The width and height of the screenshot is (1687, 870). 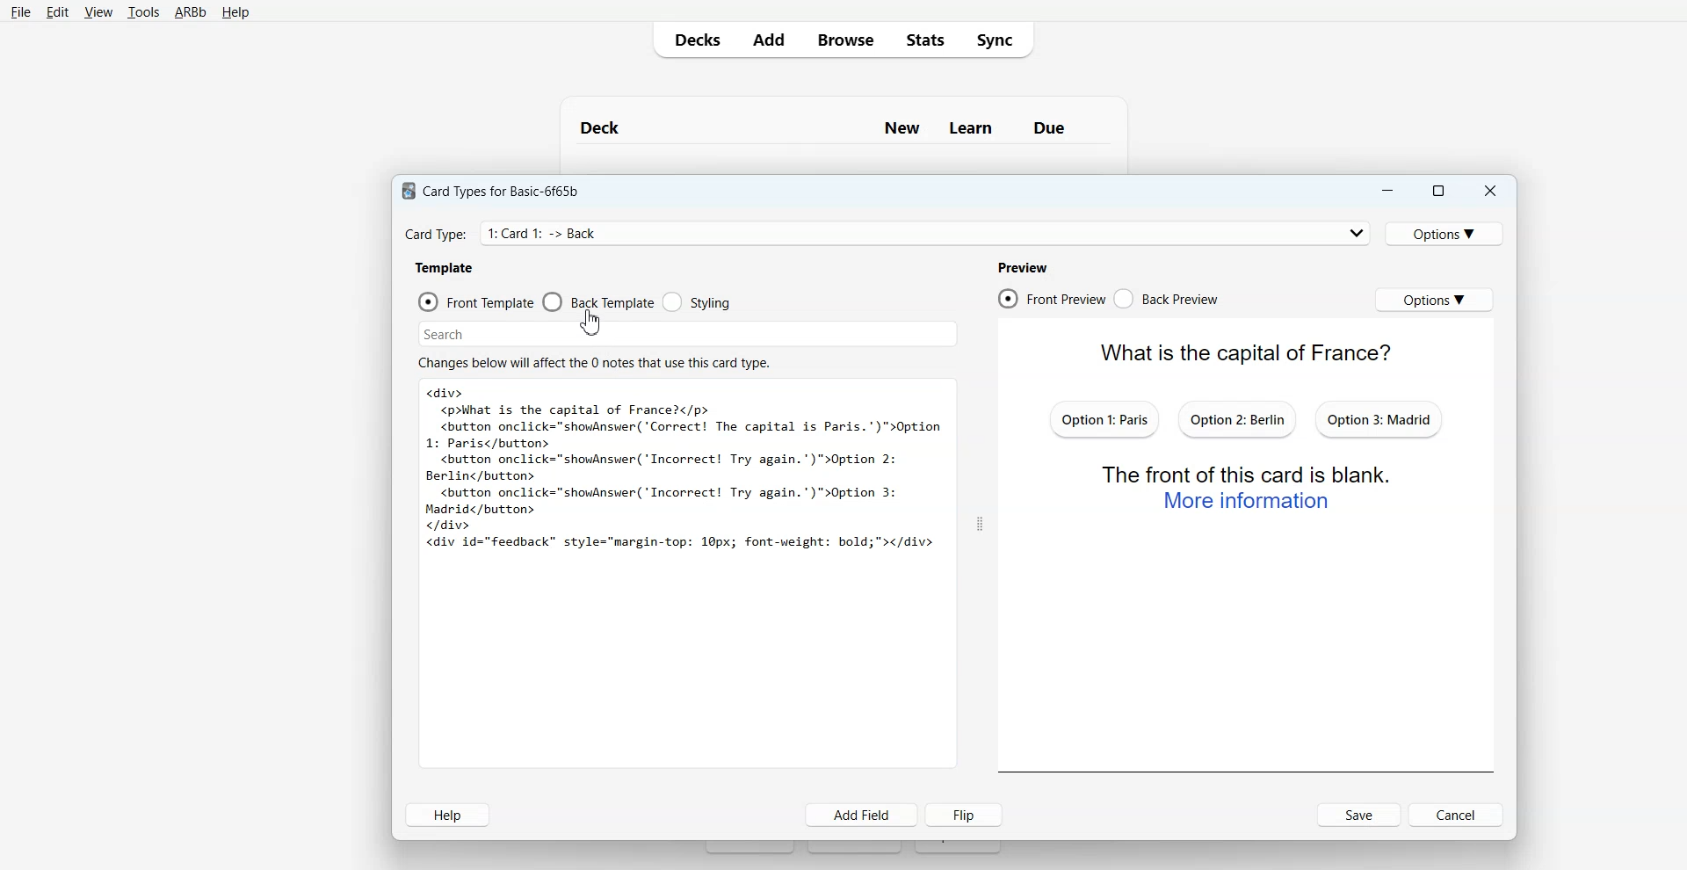 What do you see at coordinates (1104, 418) in the screenshot?
I see `Option 1: Paris` at bounding box center [1104, 418].